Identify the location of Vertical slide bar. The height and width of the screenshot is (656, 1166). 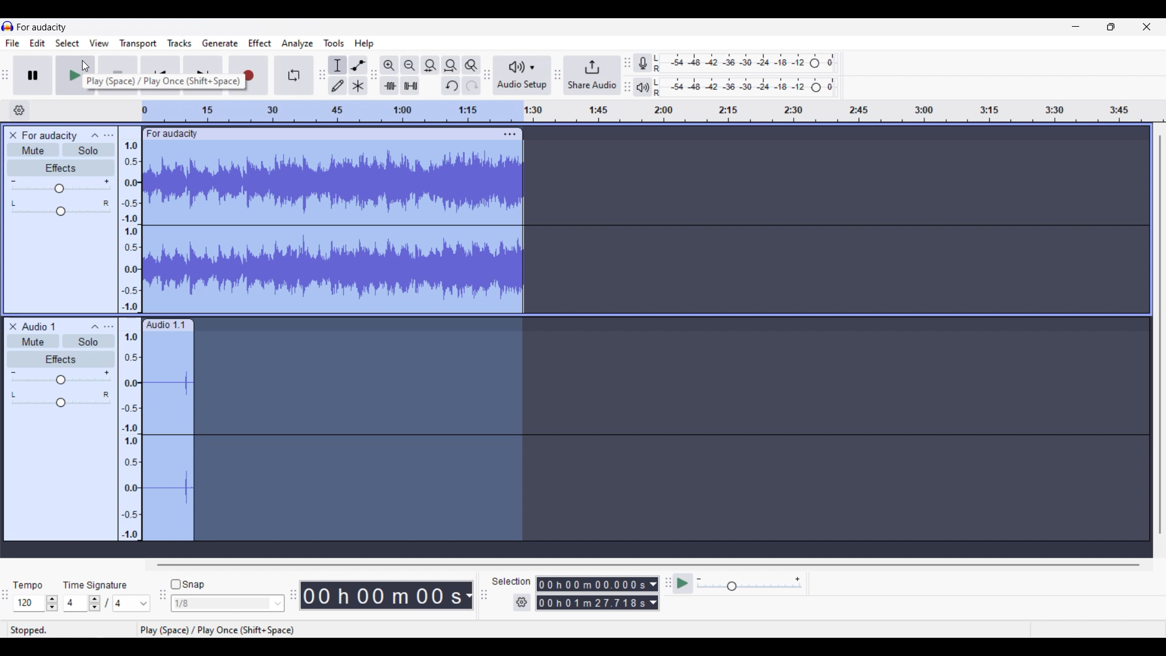
(1161, 334).